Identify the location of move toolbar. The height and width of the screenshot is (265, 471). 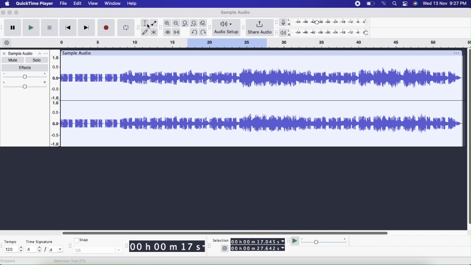
(278, 23).